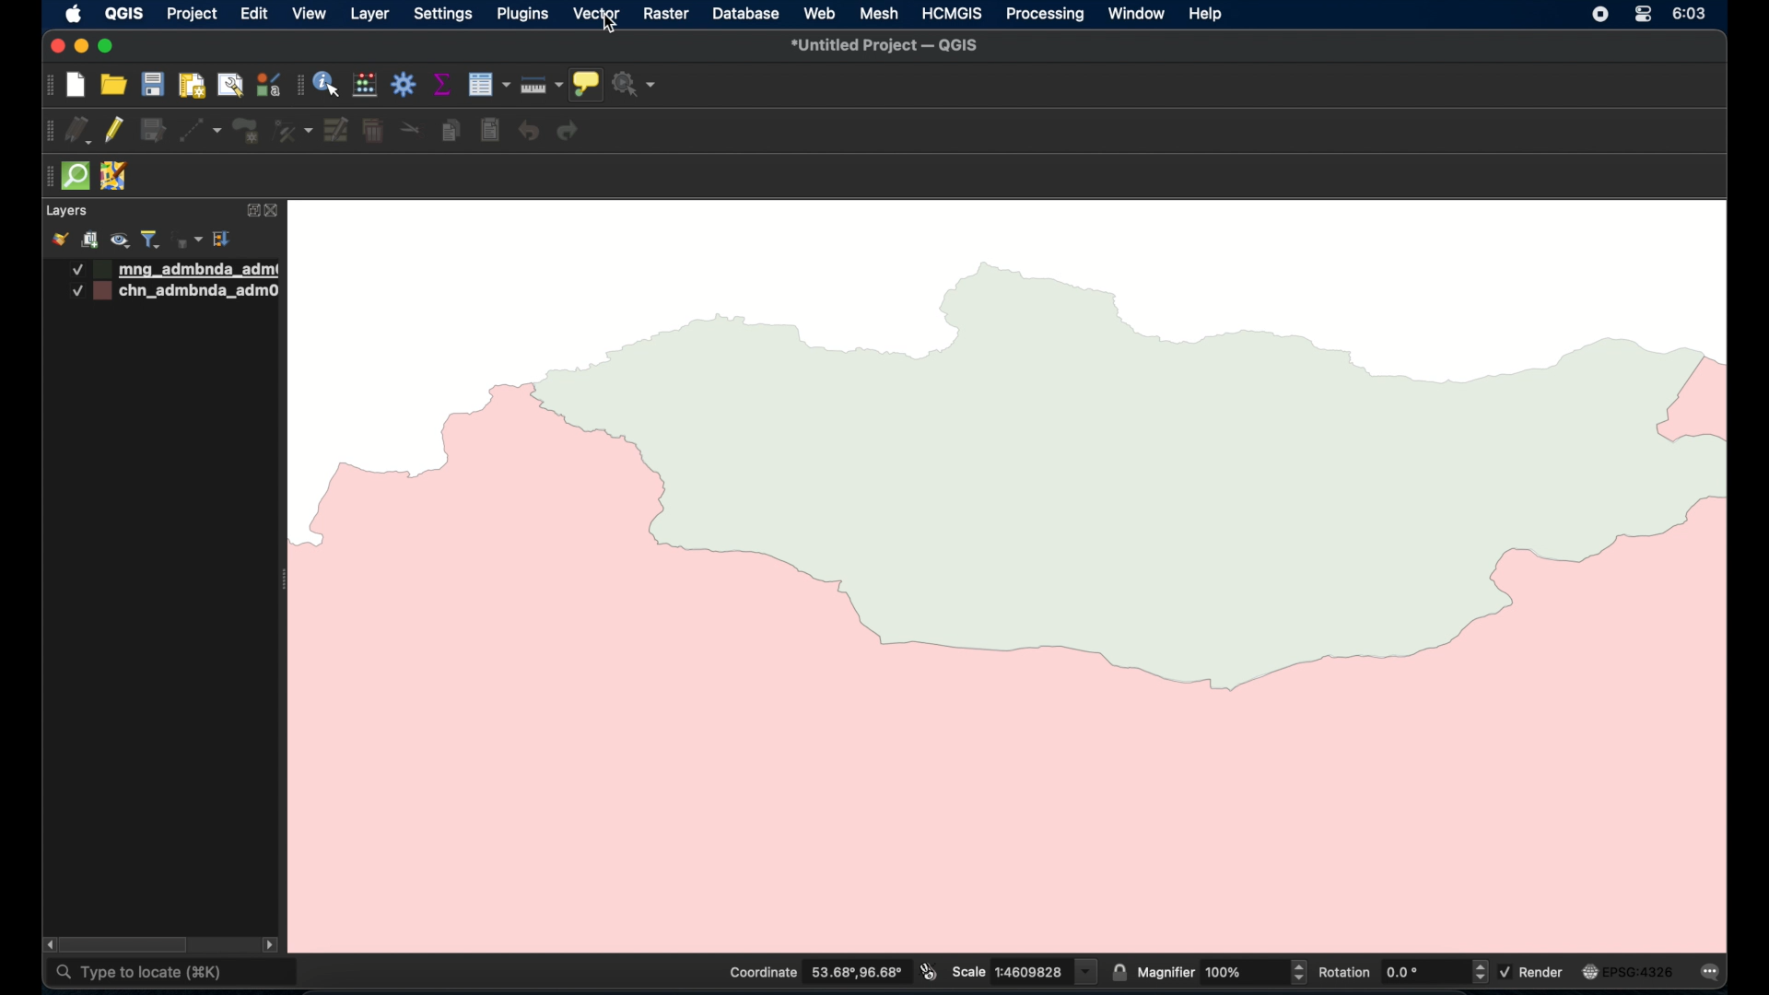 The image size is (1769, 995). I want to click on minimize, so click(82, 47).